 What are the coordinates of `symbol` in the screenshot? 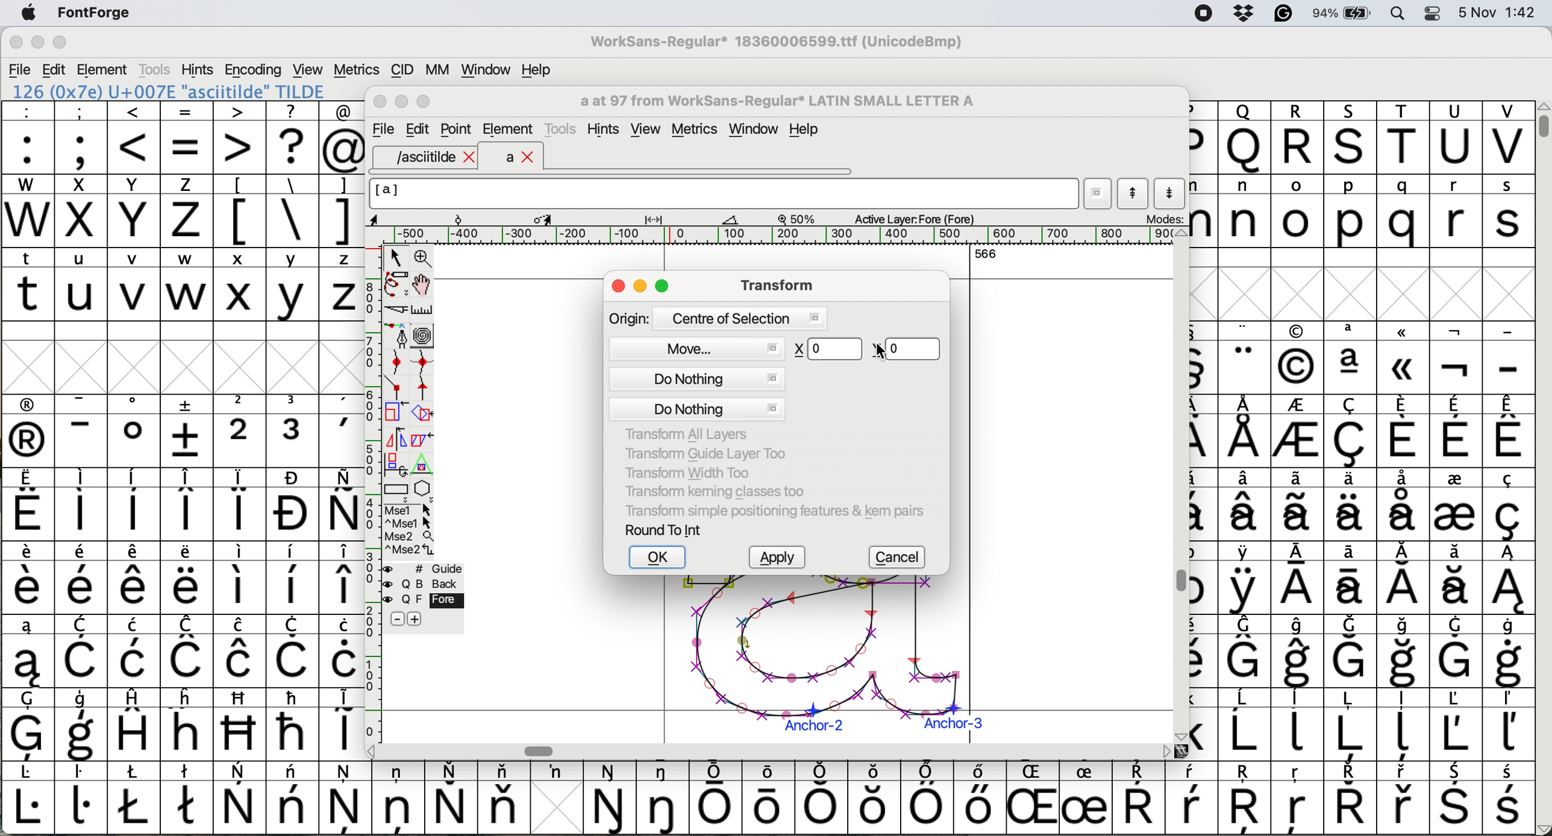 It's located at (241, 504).